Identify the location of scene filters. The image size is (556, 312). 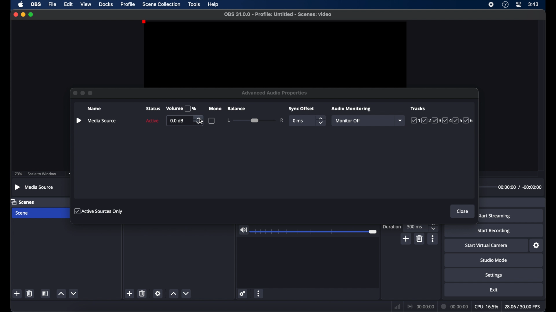
(45, 293).